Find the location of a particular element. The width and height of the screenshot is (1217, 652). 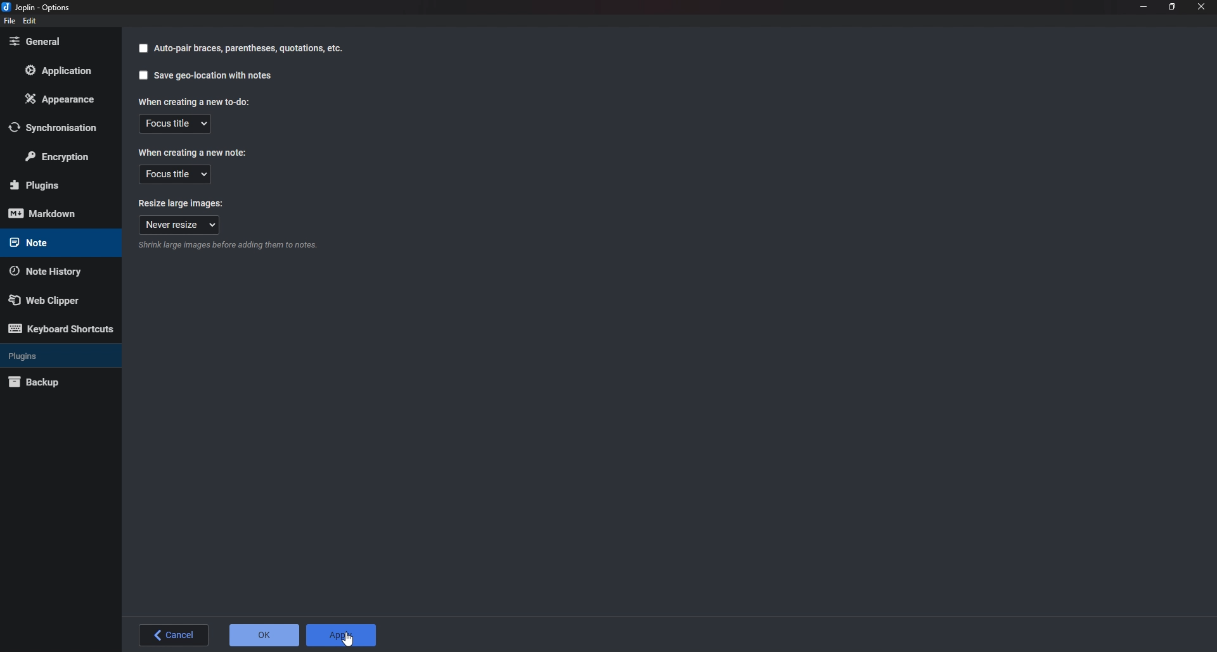

checkbox is located at coordinates (143, 76).